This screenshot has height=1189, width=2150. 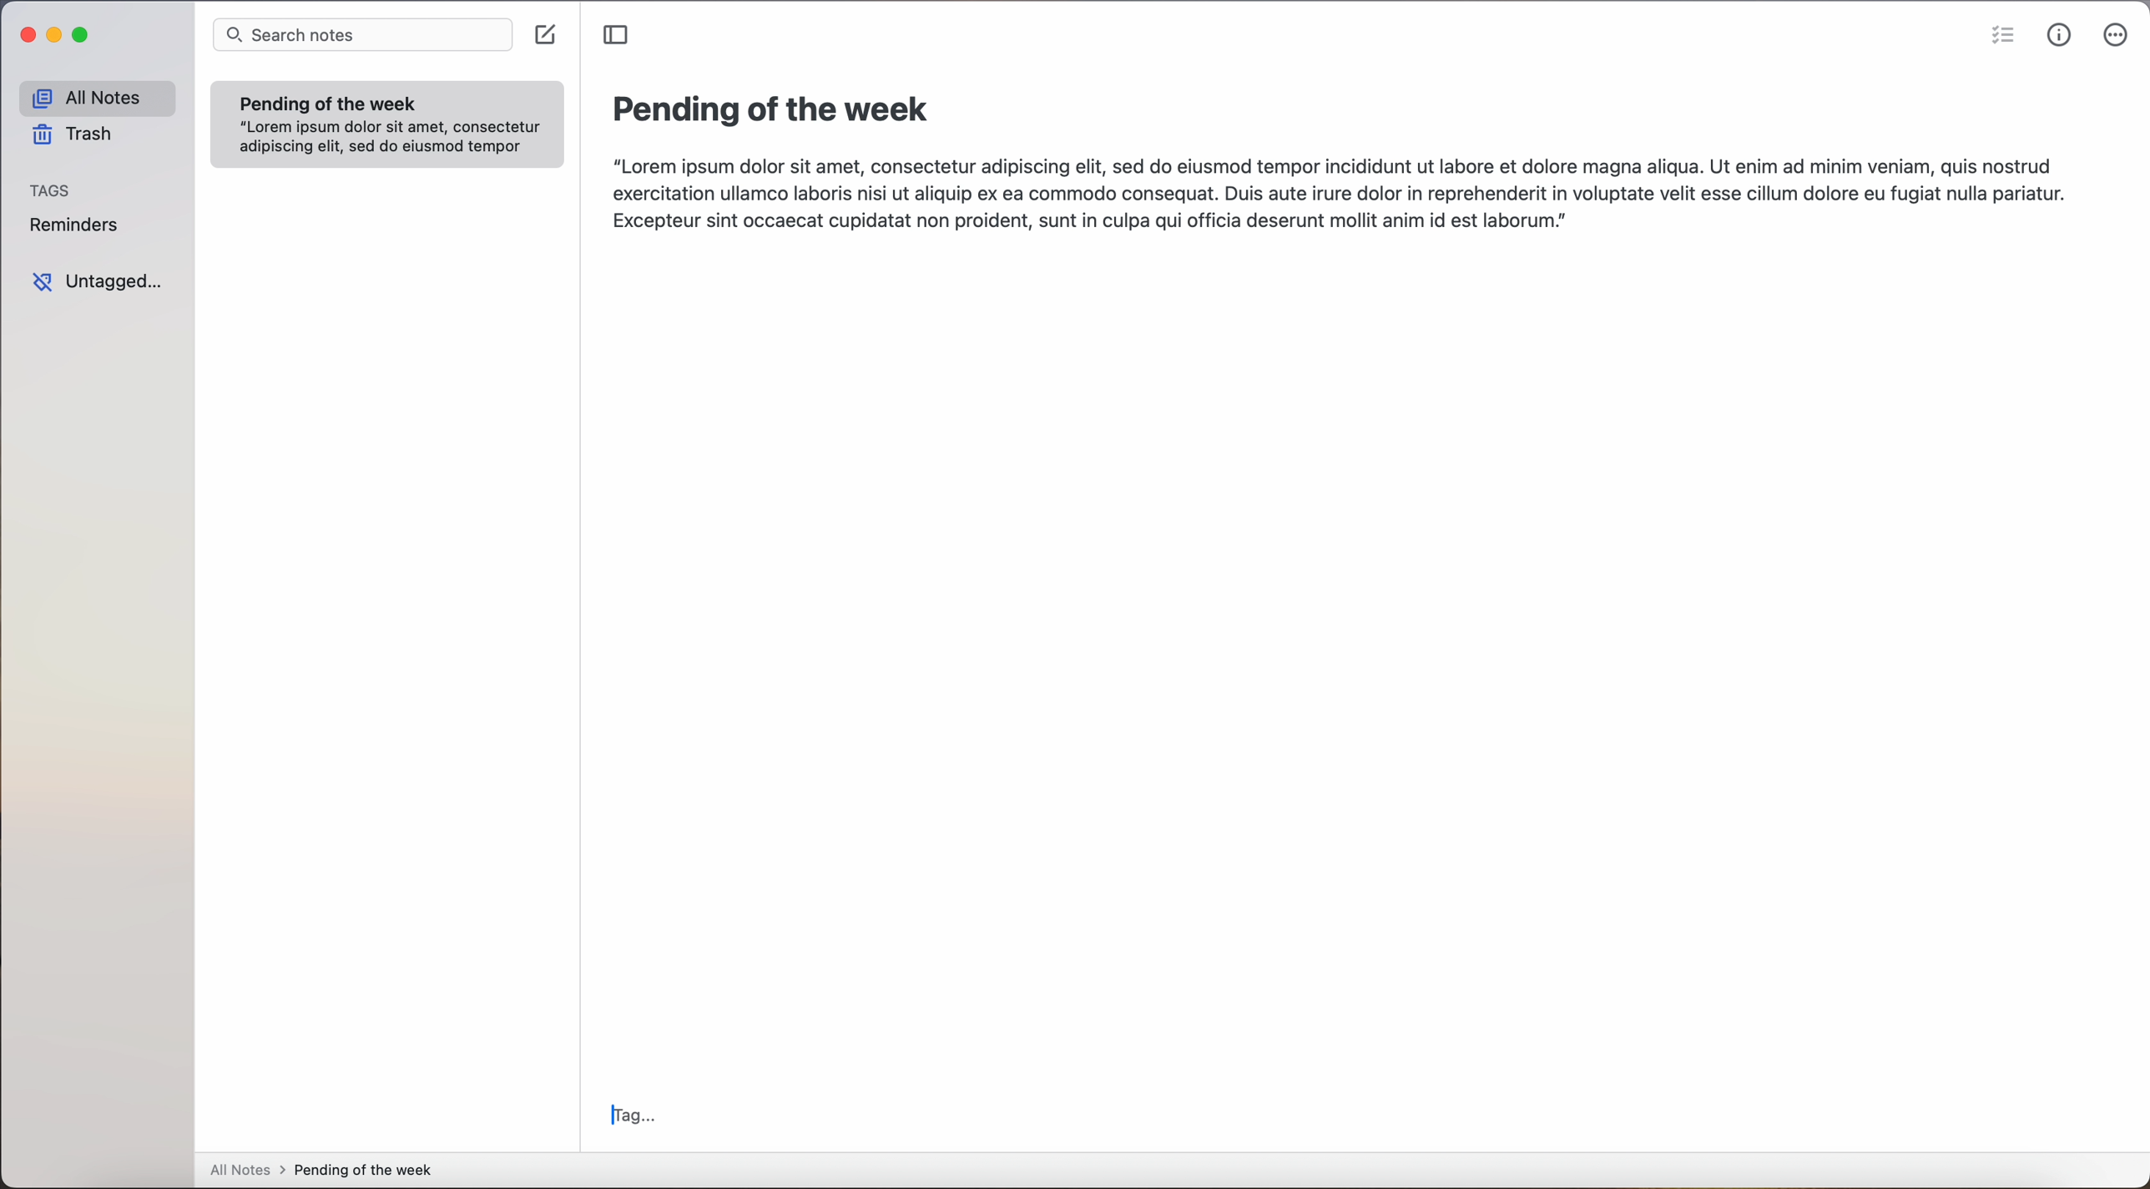 I want to click on close Simplenote, so click(x=25, y=34).